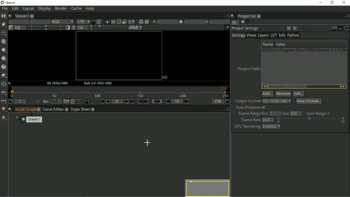  I want to click on Image, so click(4, 16).